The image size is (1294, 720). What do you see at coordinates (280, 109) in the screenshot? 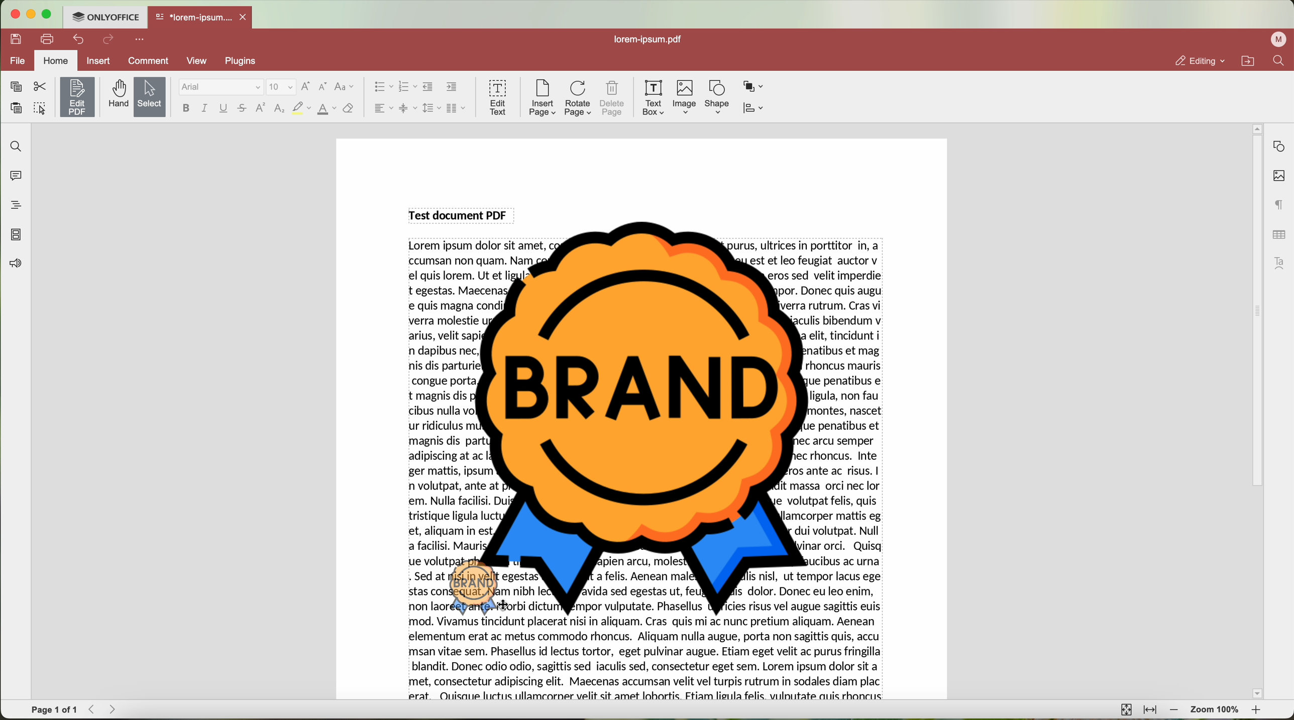
I see `subscript` at bounding box center [280, 109].